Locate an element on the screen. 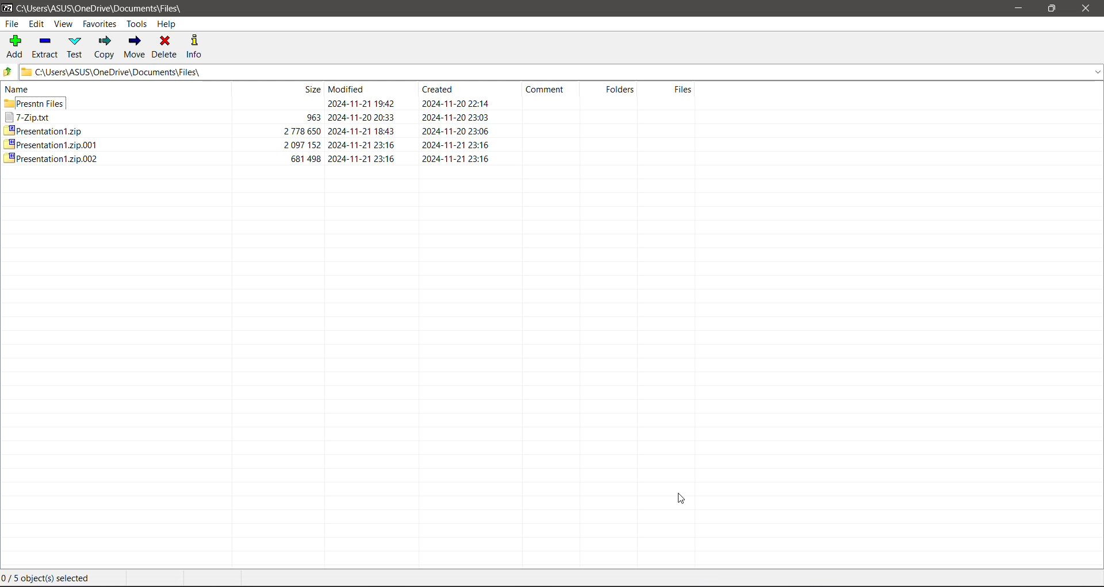 This screenshot has height=587, width=1104. Current Folder Location Path is located at coordinates (551, 72).